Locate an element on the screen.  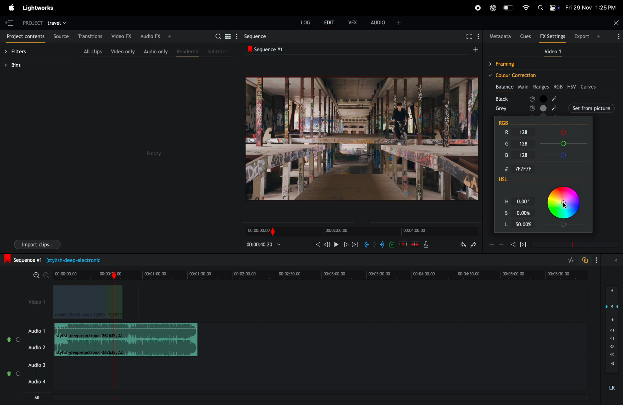
rewind  is located at coordinates (317, 244).